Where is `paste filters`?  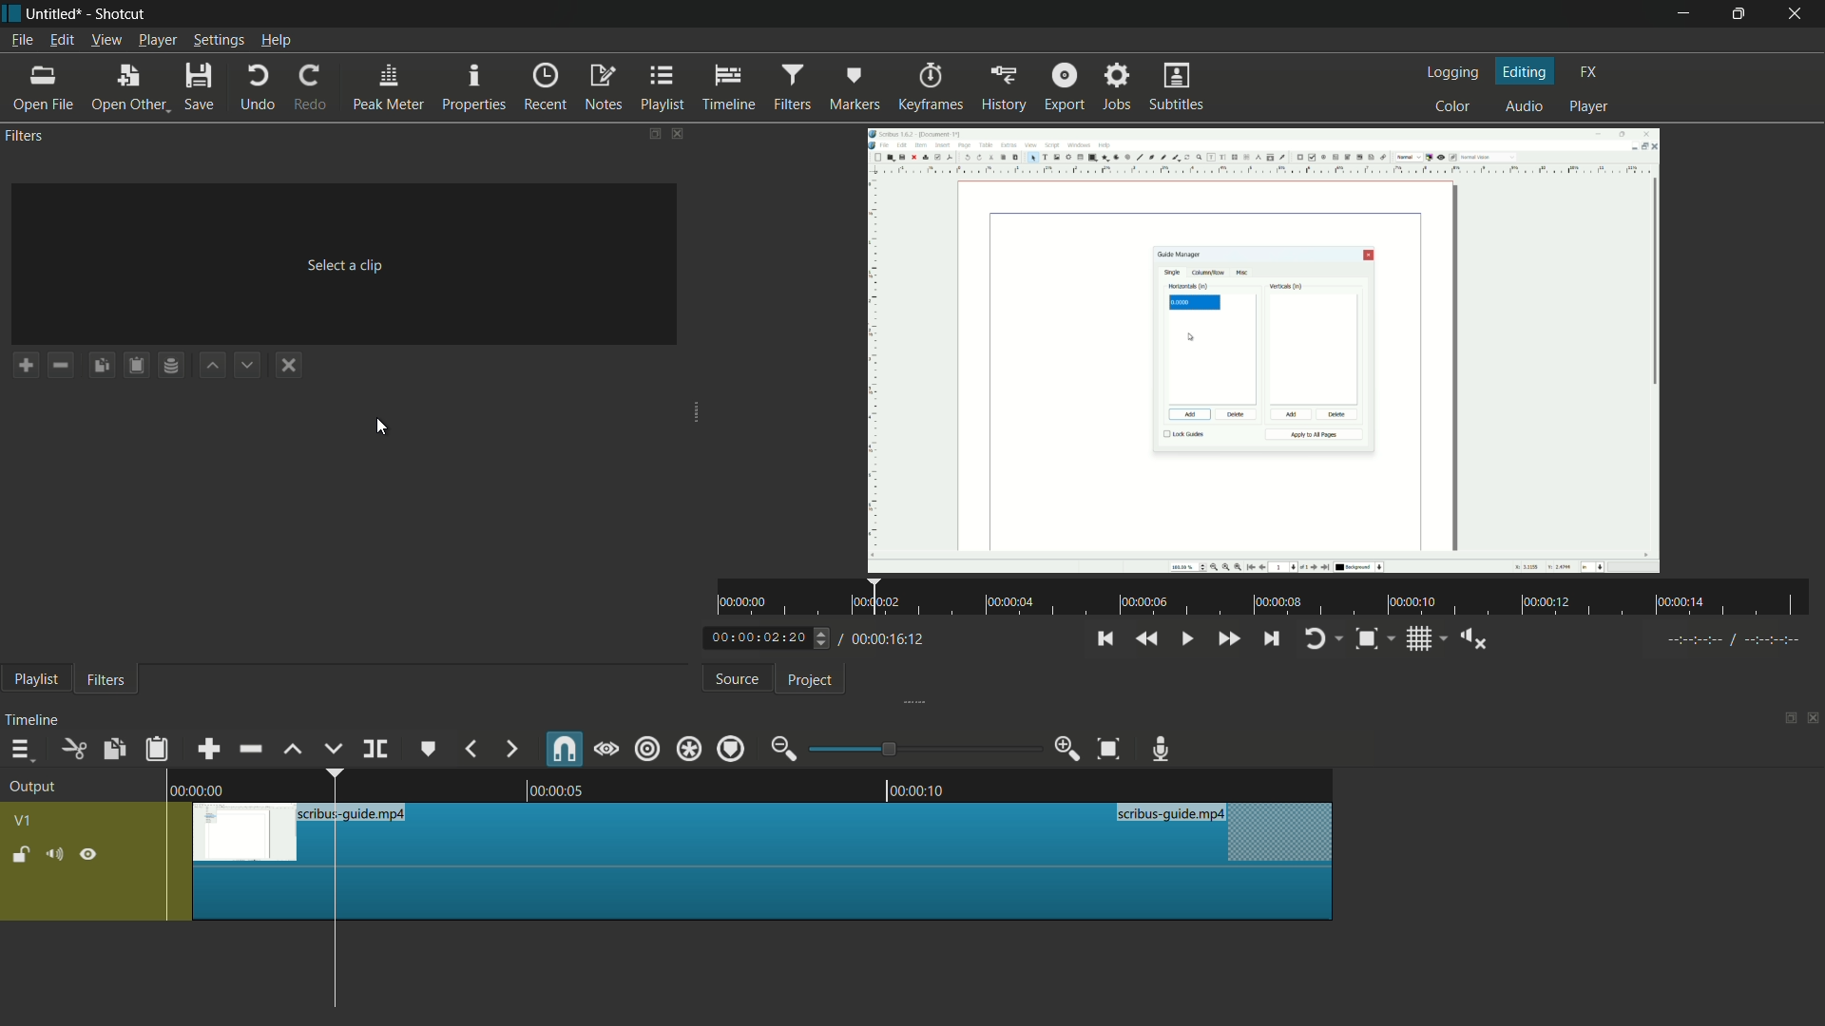 paste filters is located at coordinates (137, 366).